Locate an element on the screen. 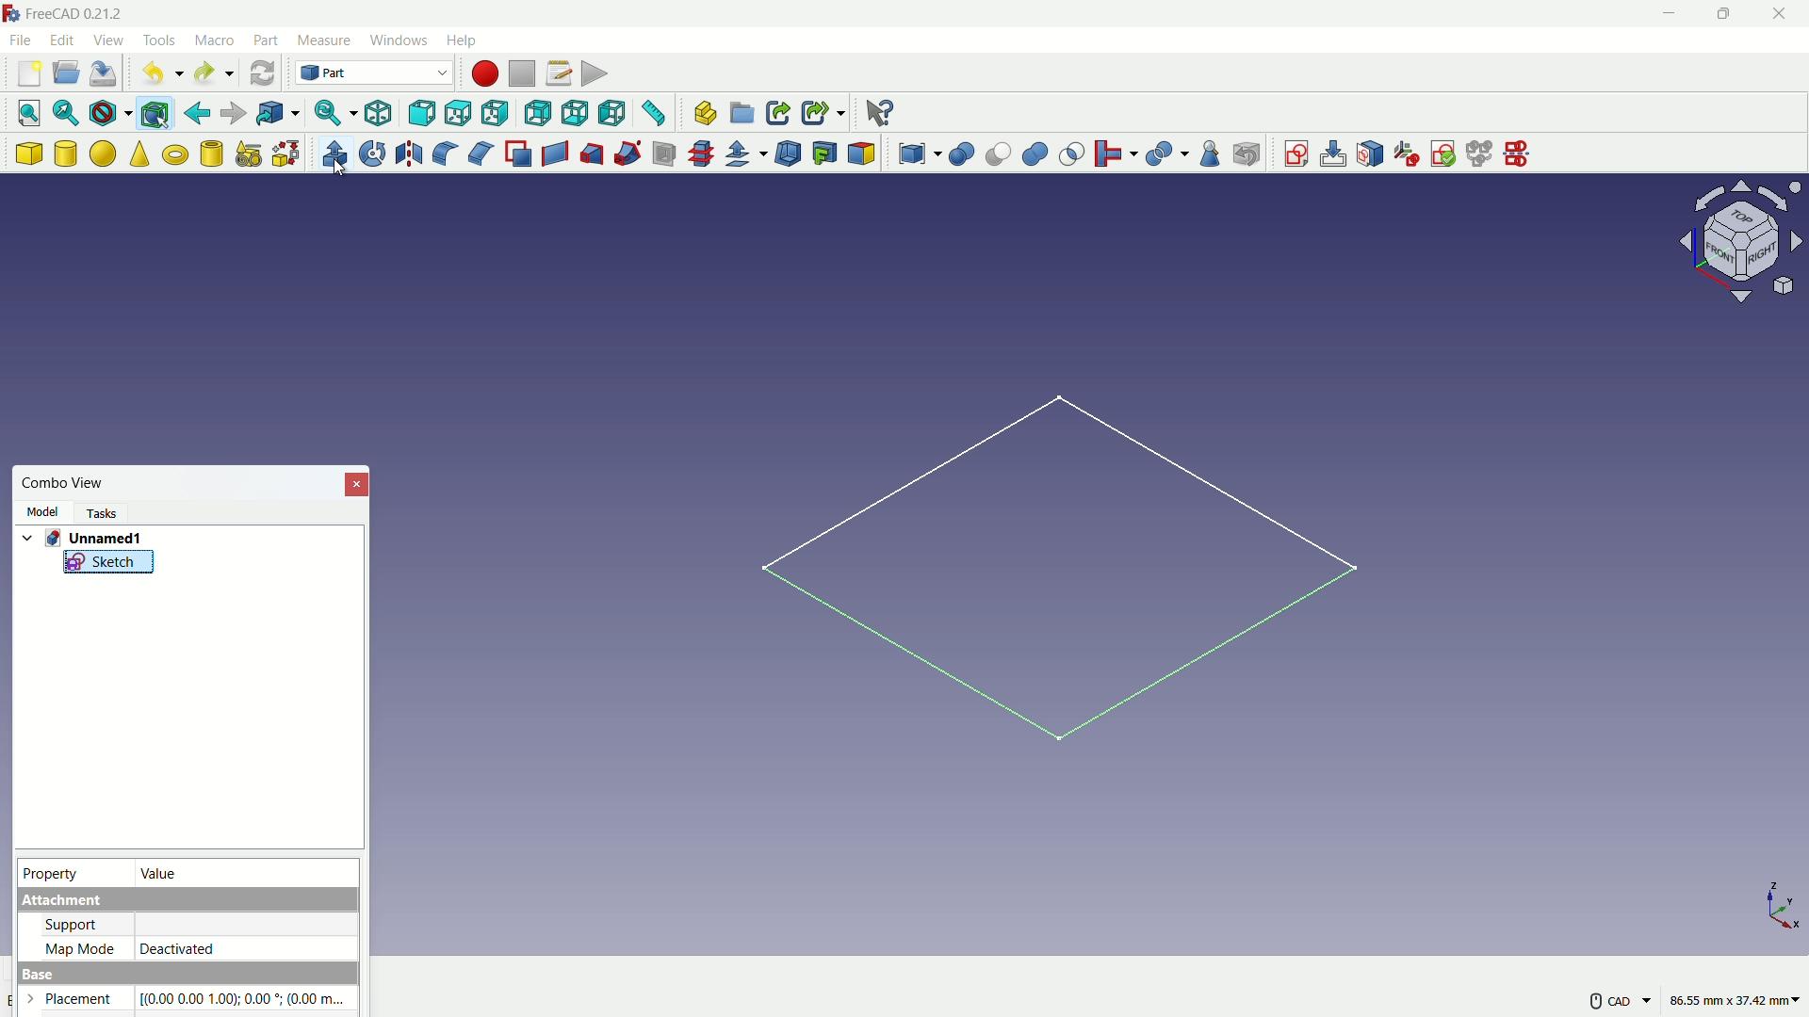 The width and height of the screenshot is (1809, 1017). map mode is located at coordinates (77, 946).